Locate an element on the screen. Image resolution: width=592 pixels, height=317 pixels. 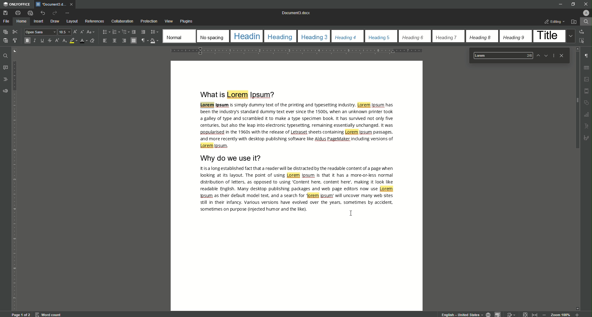
Close is located at coordinates (585, 4).